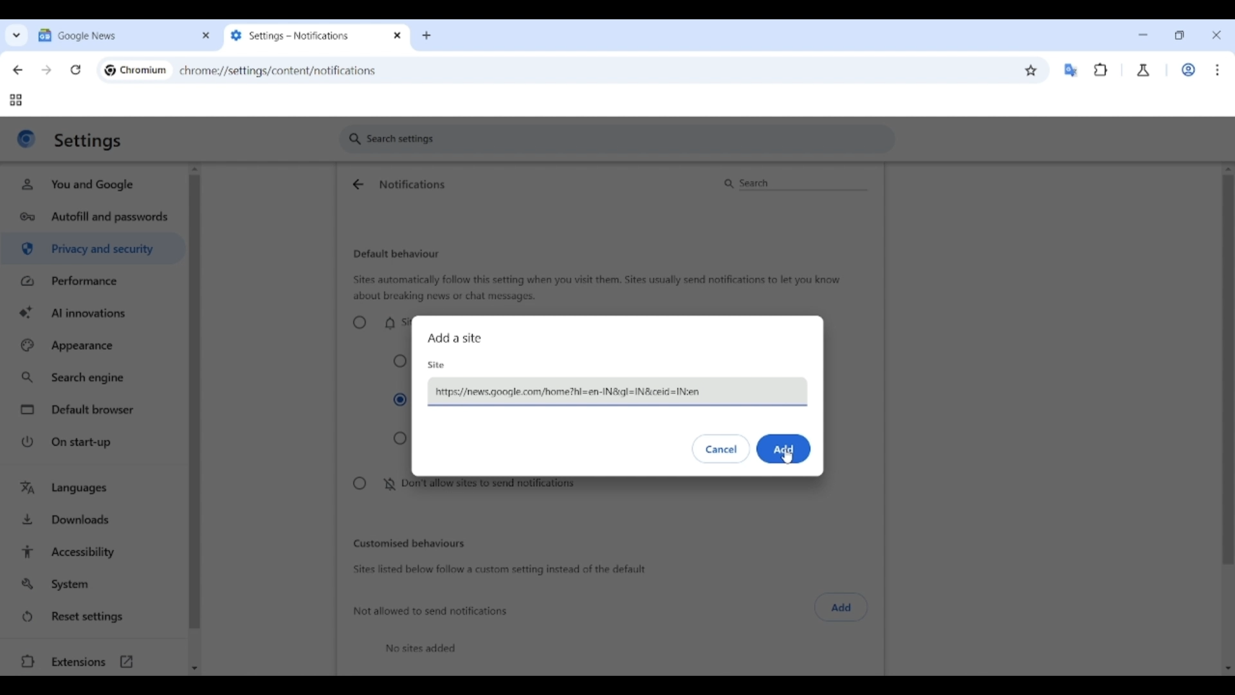  What do you see at coordinates (194, 669) in the screenshot?
I see `Quick slide to bottom` at bounding box center [194, 669].